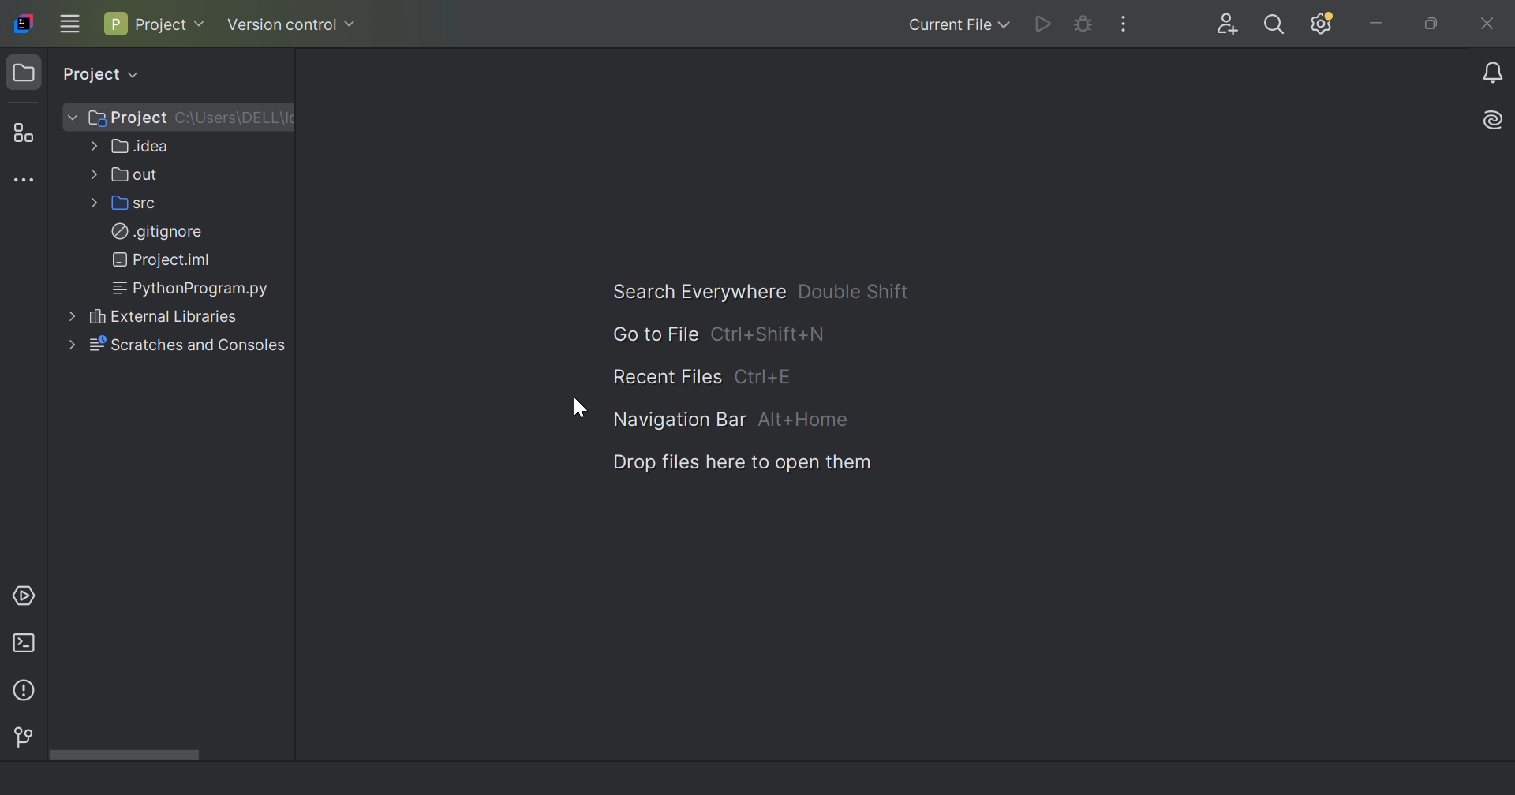  What do you see at coordinates (678, 421) in the screenshot?
I see `Navigation bar` at bounding box center [678, 421].